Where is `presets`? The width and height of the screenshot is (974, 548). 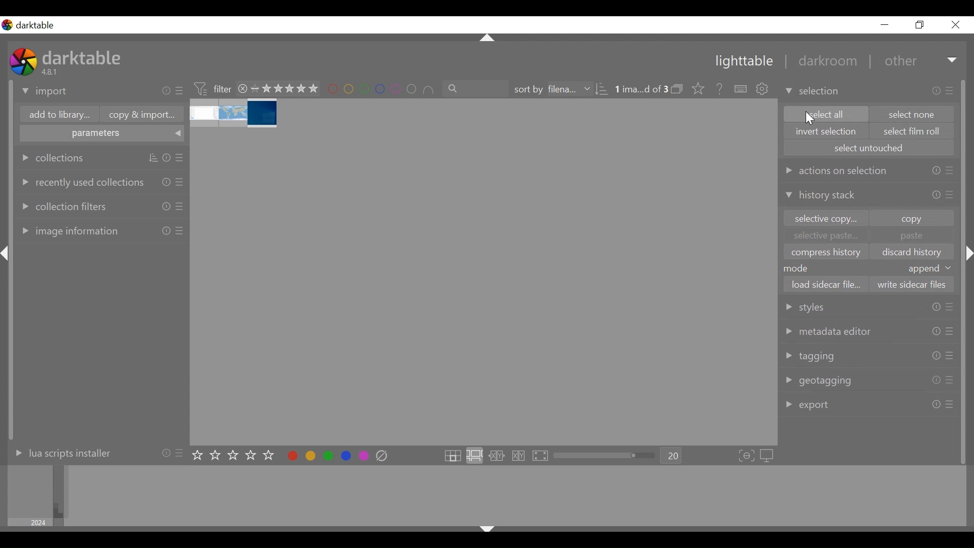 presets is located at coordinates (181, 206).